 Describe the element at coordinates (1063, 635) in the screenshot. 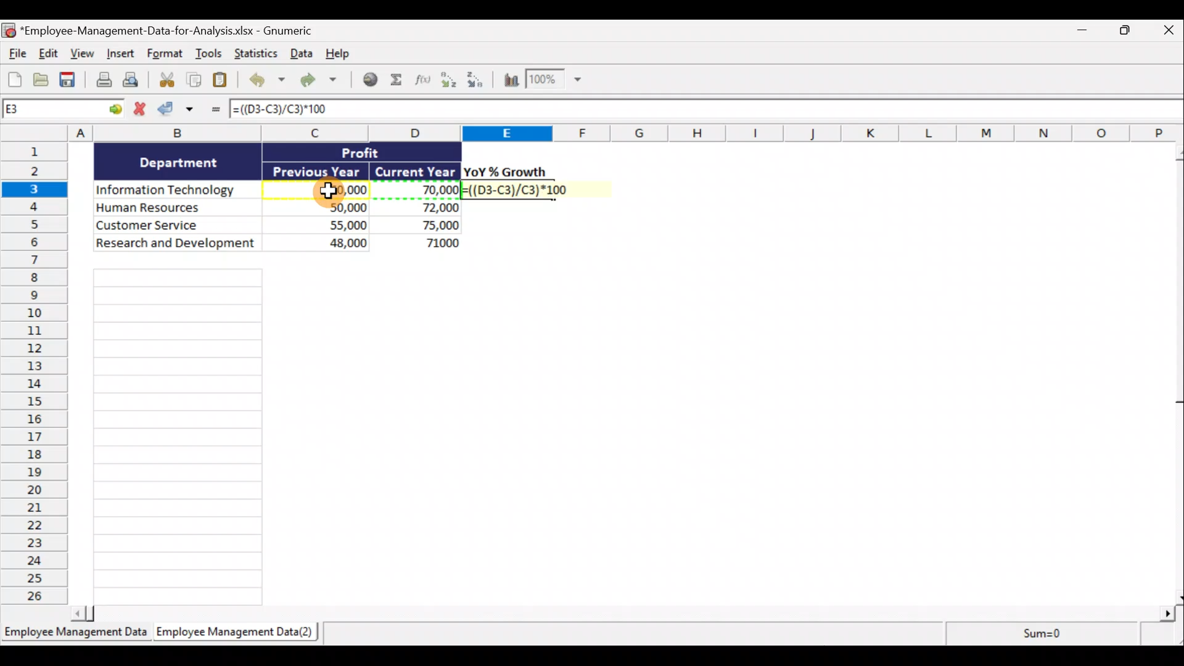

I see `sum=0` at that location.